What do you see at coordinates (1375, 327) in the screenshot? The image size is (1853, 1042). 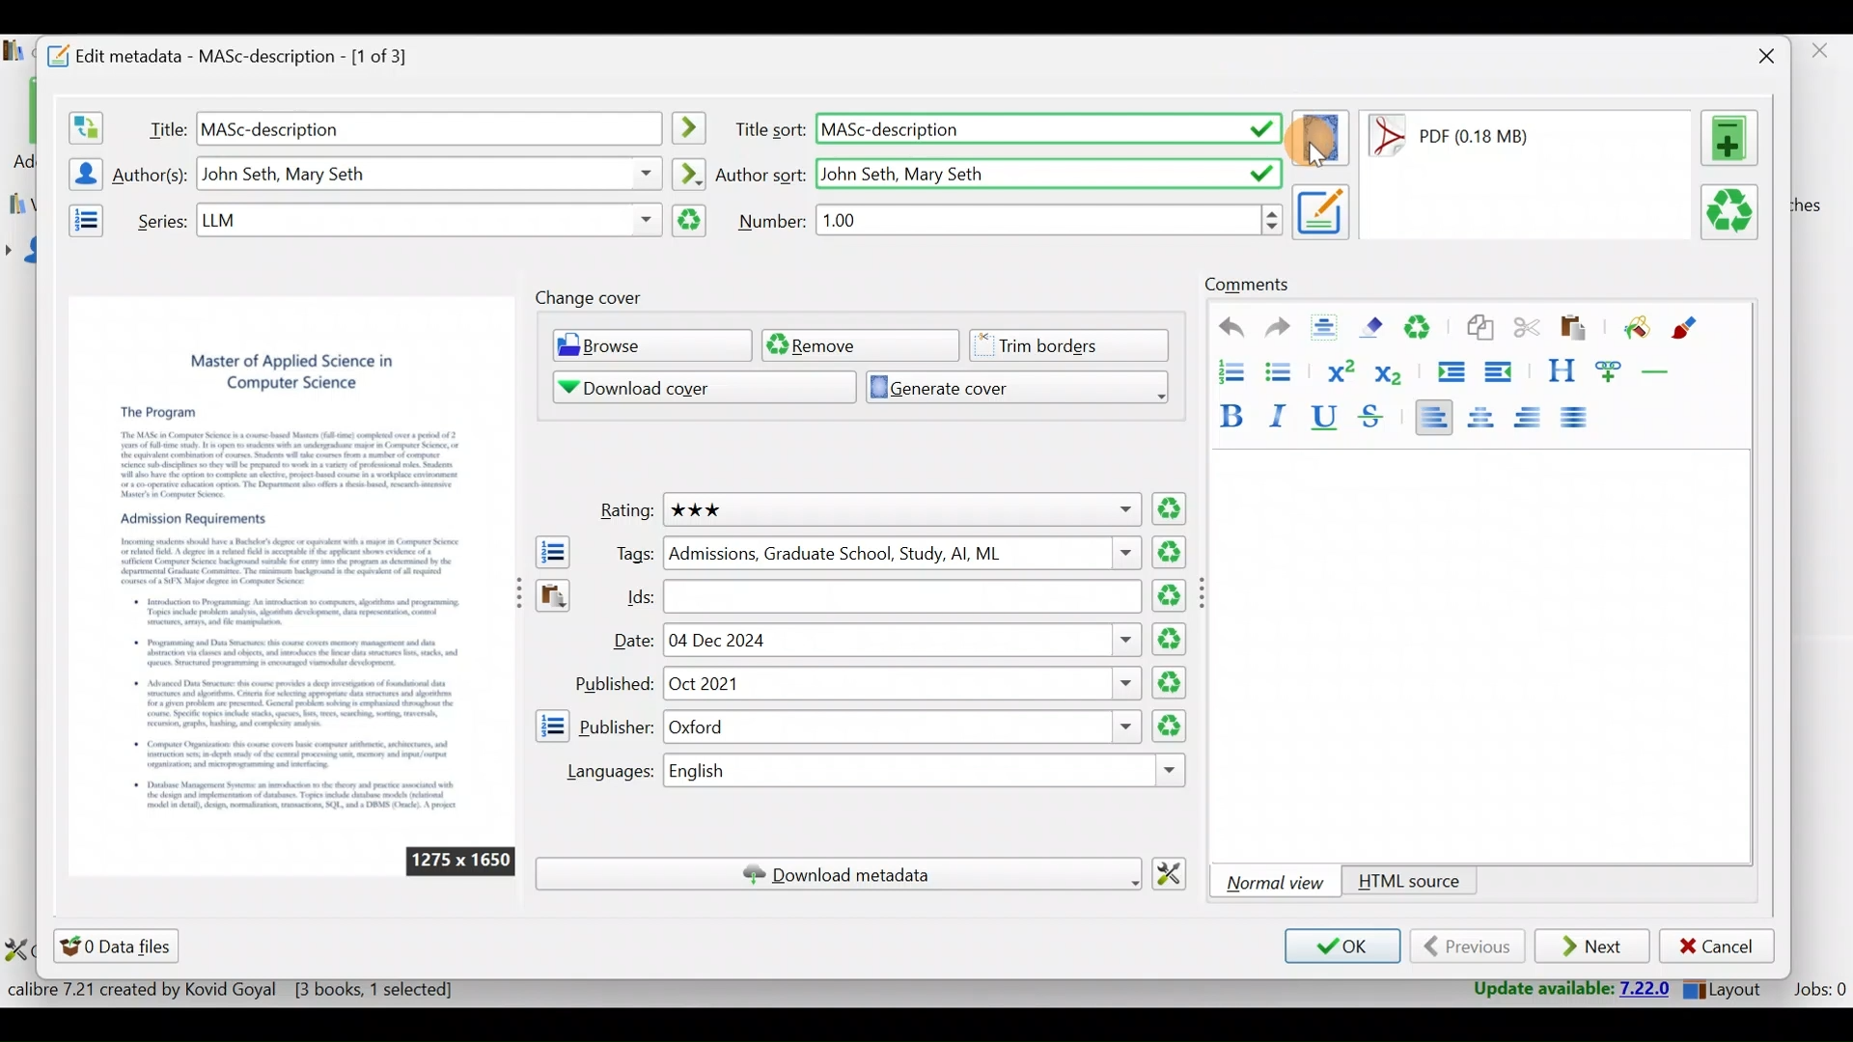 I see `Remove formatting` at bounding box center [1375, 327].